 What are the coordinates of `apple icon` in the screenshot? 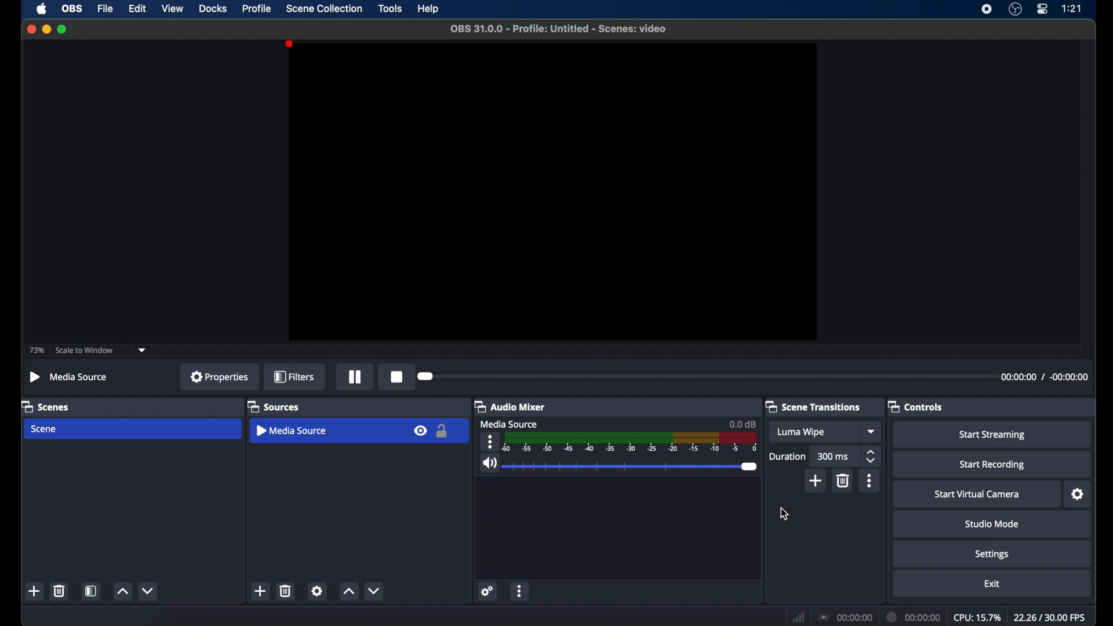 It's located at (41, 9).